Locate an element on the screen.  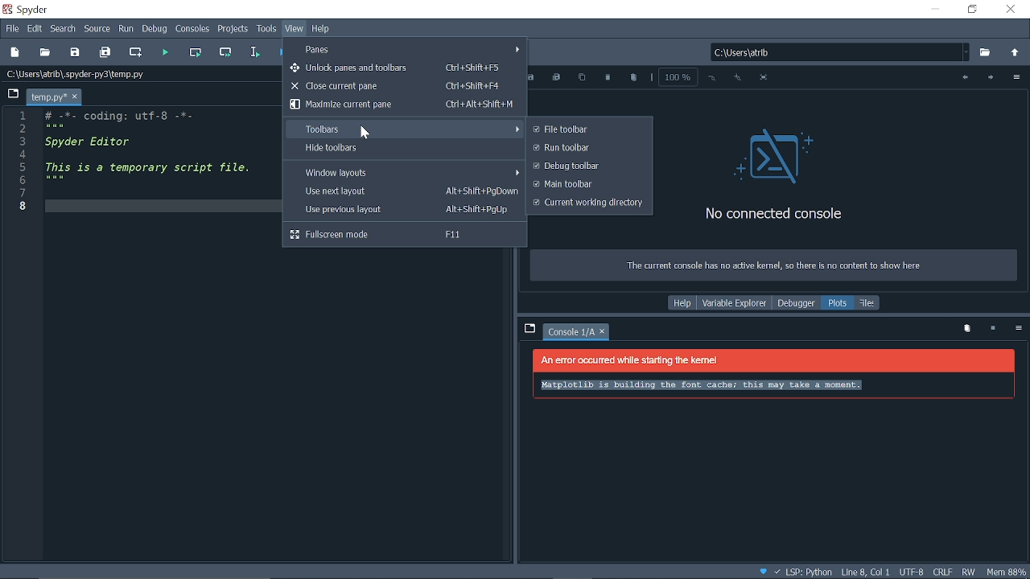
Use next layout is located at coordinates (403, 191).